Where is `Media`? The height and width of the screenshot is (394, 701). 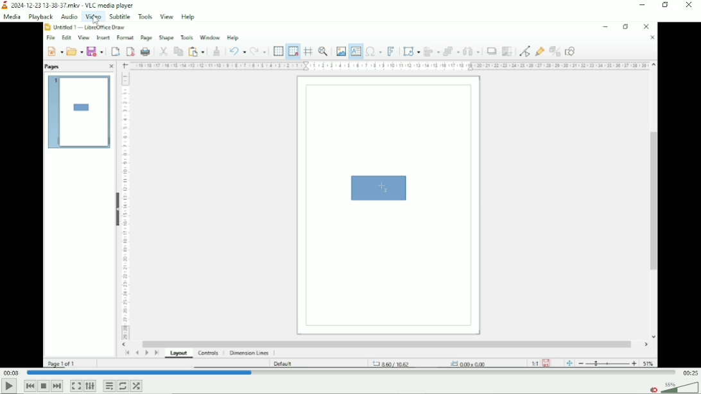
Media is located at coordinates (12, 16).